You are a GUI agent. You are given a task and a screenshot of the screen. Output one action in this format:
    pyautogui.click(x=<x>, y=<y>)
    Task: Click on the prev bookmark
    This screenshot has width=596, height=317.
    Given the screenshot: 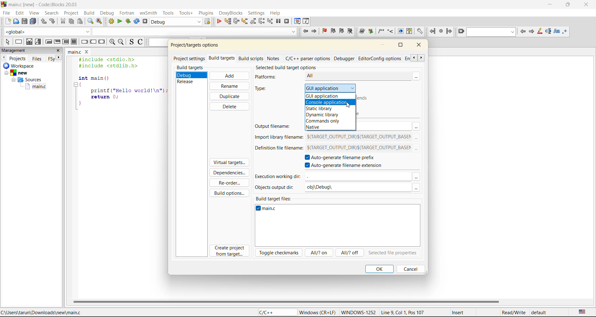 What is the action you would take?
    pyautogui.click(x=333, y=32)
    